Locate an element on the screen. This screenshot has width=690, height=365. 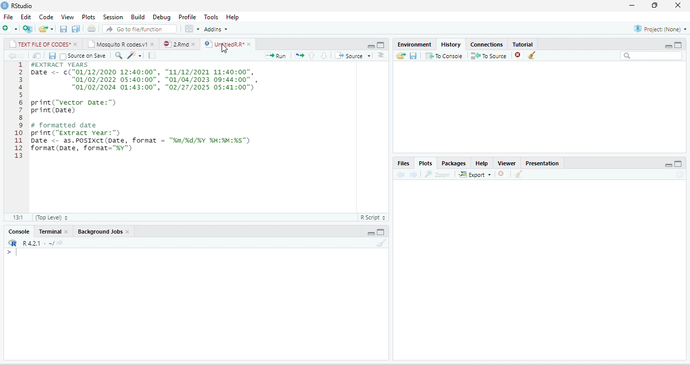
Code is located at coordinates (47, 17).